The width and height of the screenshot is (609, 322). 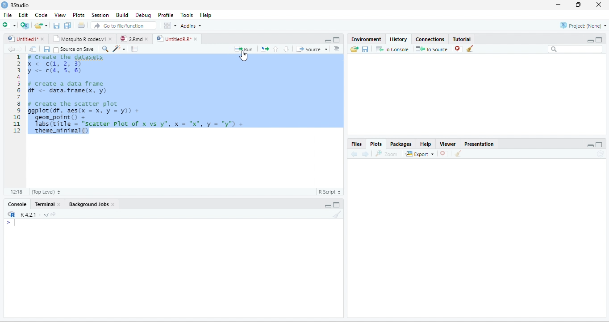 What do you see at coordinates (25, 25) in the screenshot?
I see `Create a project` at bounding box center [25, 25].